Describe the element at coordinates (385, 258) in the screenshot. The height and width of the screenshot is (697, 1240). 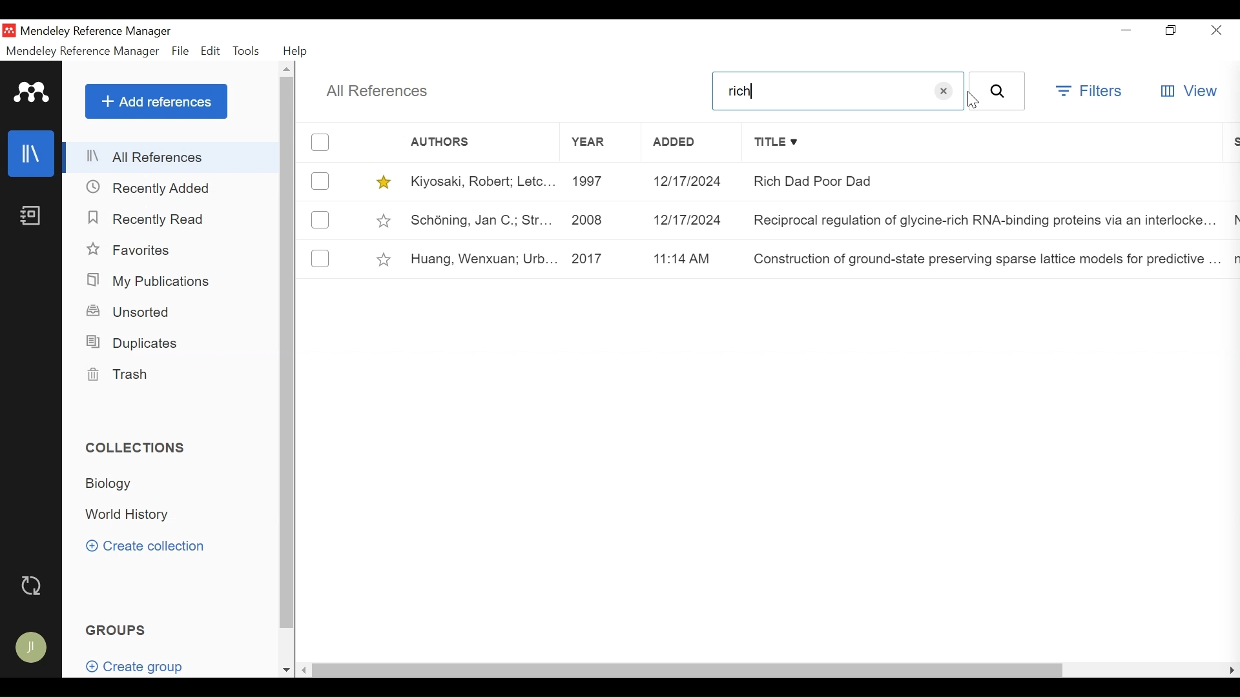
I see `Toggle Favorites` at that location.